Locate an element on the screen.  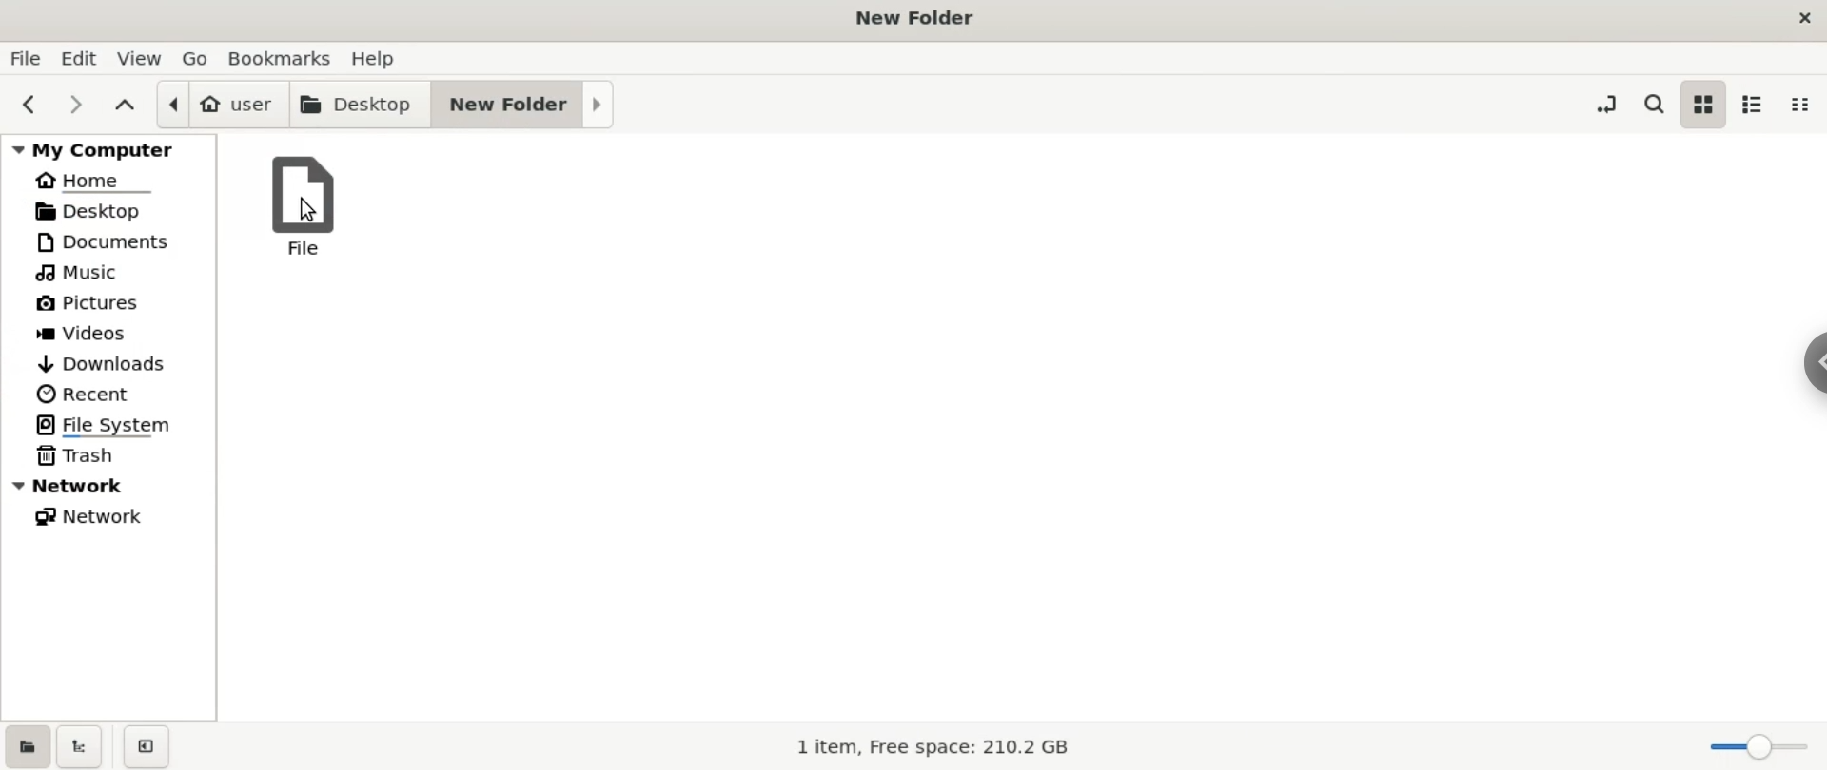
file is located at coordinates (304, 208).